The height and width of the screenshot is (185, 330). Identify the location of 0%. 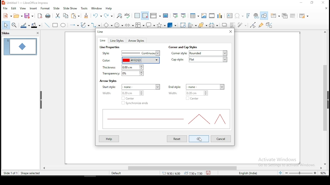
(135, 73).